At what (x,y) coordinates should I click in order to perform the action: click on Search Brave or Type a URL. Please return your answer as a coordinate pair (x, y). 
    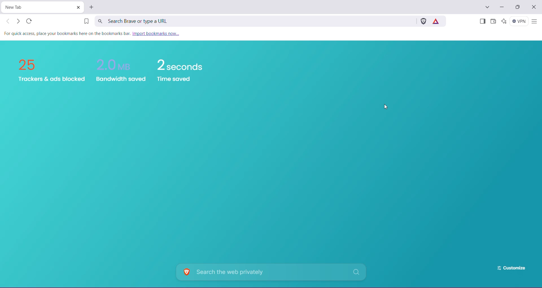
    Looking at the image, I should click on (254, 21).